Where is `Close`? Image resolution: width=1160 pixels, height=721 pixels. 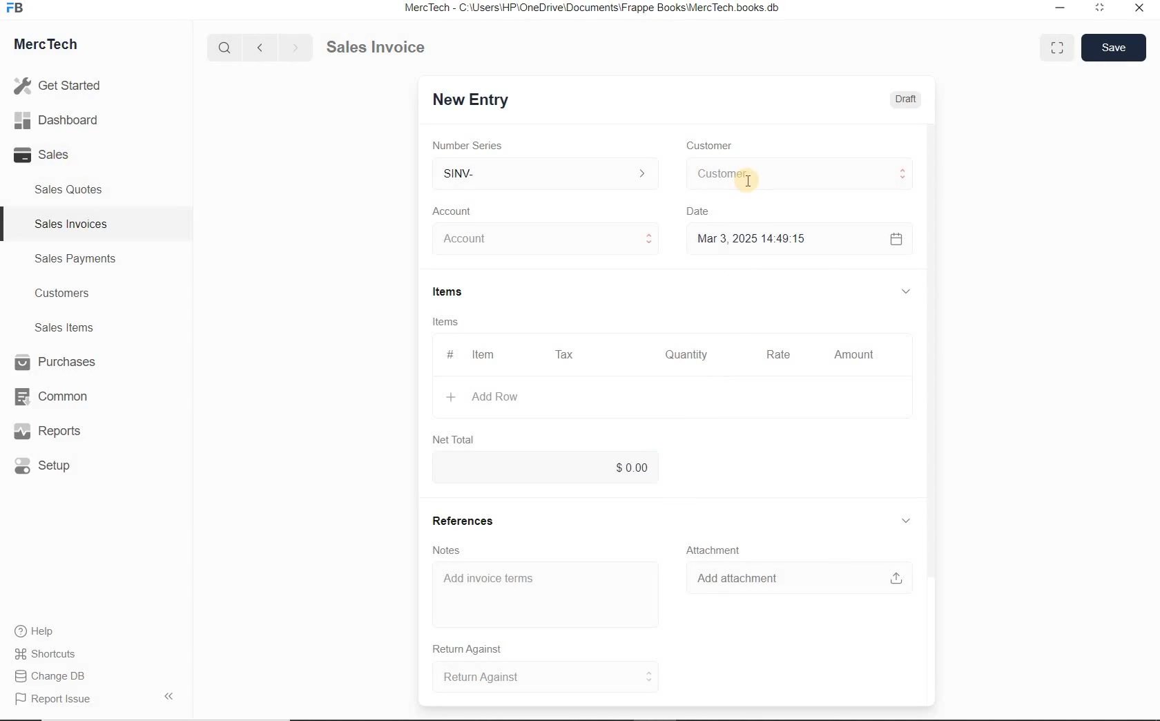
Close is located at coordinates (1138, 10).